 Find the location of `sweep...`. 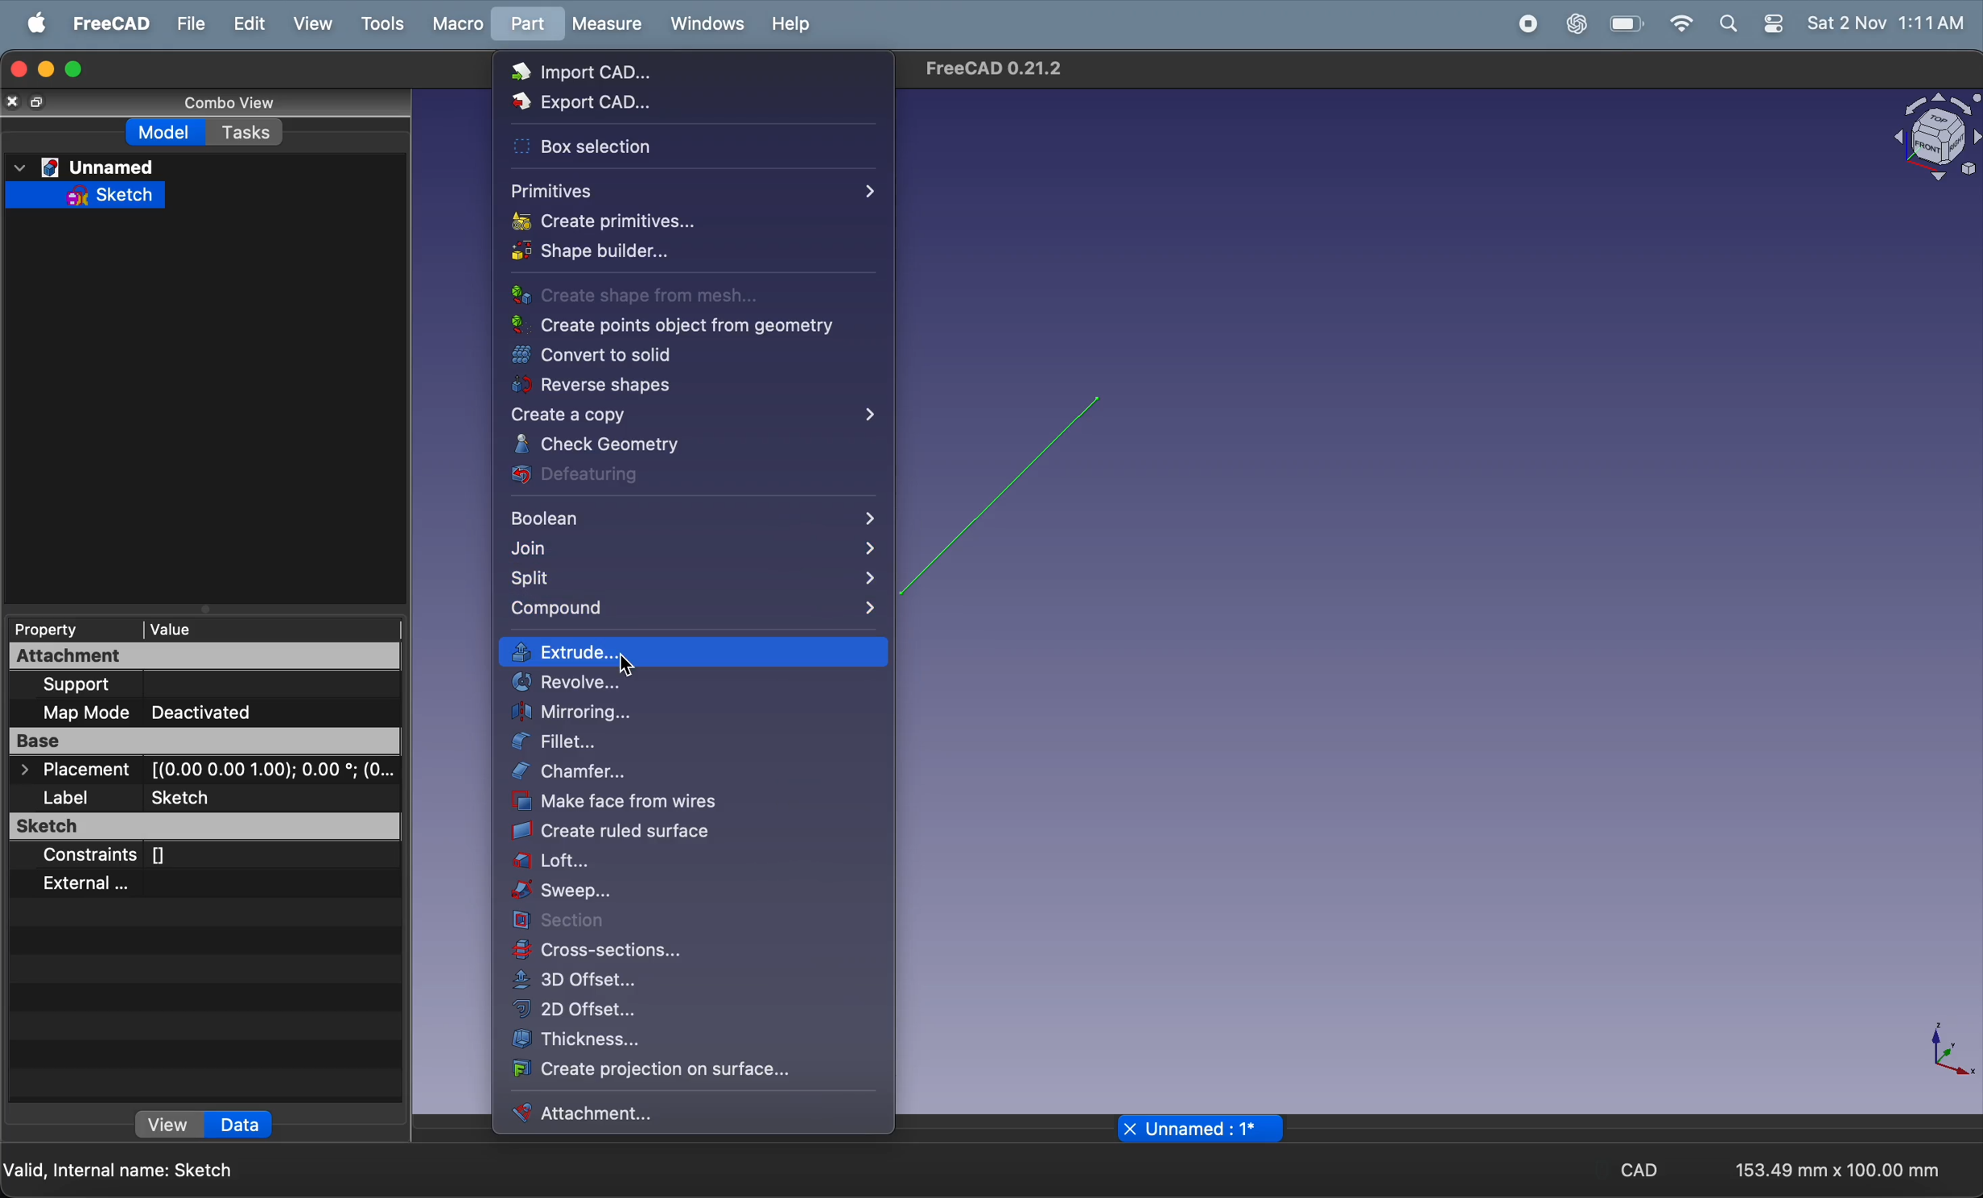

sweep... is located at coordinates (697, 893).